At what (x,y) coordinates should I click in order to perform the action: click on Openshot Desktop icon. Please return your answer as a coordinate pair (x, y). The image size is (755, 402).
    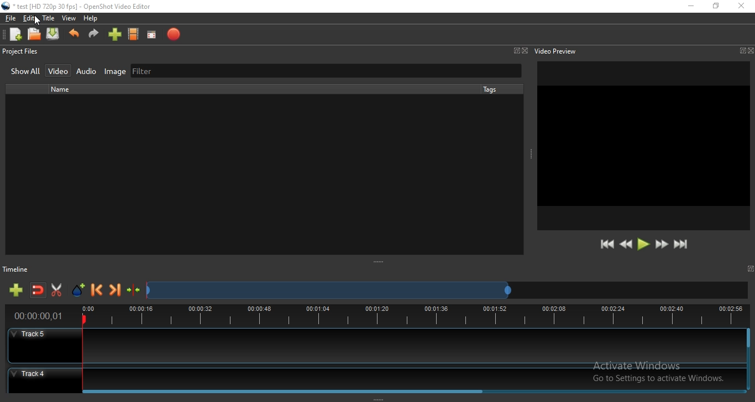
    Looking at the image, I should click on (6, 6).